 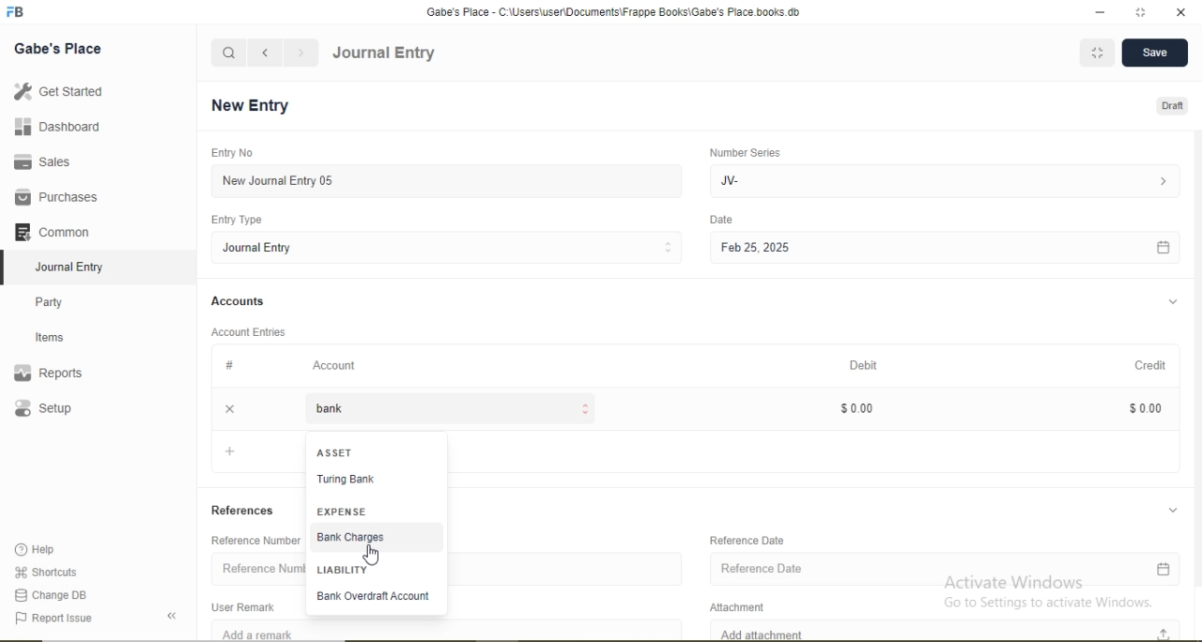 I want to click on Common, so click(x=56, y=230).